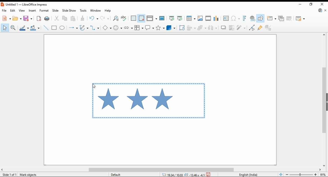 The height and width of the screenshot is (177, 328). Describe the element at coordinates (301, 174) in the screenshot. I see `zoom in/zoom out slider` at that location.